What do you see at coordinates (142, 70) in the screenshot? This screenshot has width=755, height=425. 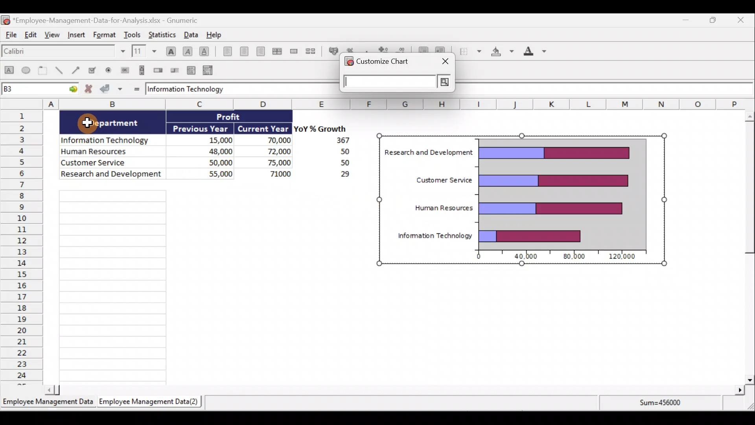 I see `Create a scrollbar` at bounding box center [142, 70].